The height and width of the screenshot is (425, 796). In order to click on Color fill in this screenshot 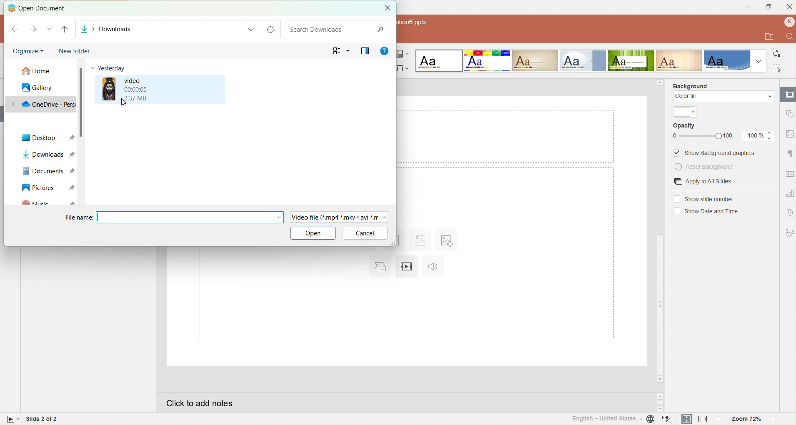, I will do `click(724, 97)`.